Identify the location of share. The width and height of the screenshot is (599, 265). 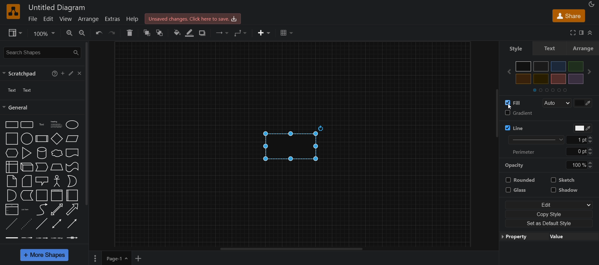
(568, 15).